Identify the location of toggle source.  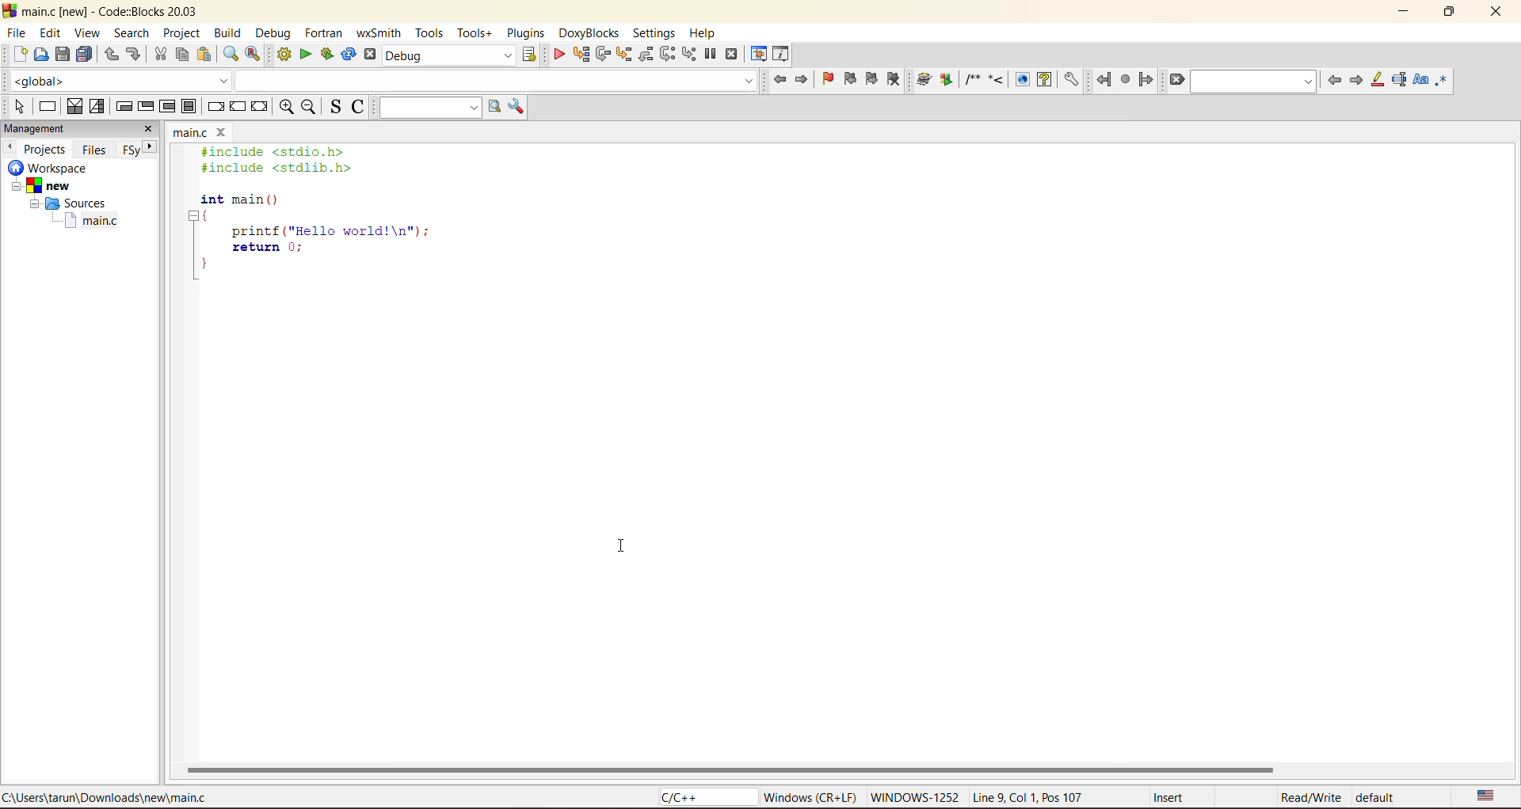
(337, 108).